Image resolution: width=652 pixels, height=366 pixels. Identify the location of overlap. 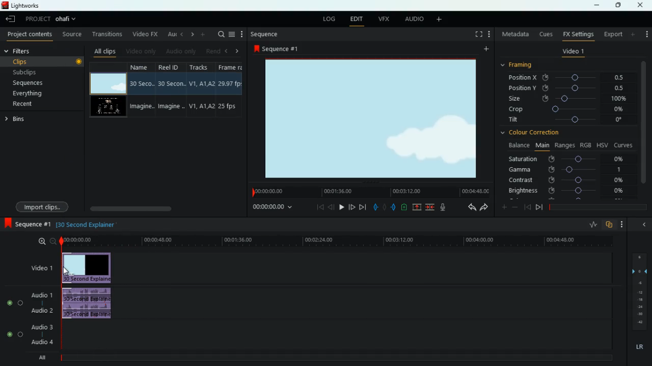
(608, 226).